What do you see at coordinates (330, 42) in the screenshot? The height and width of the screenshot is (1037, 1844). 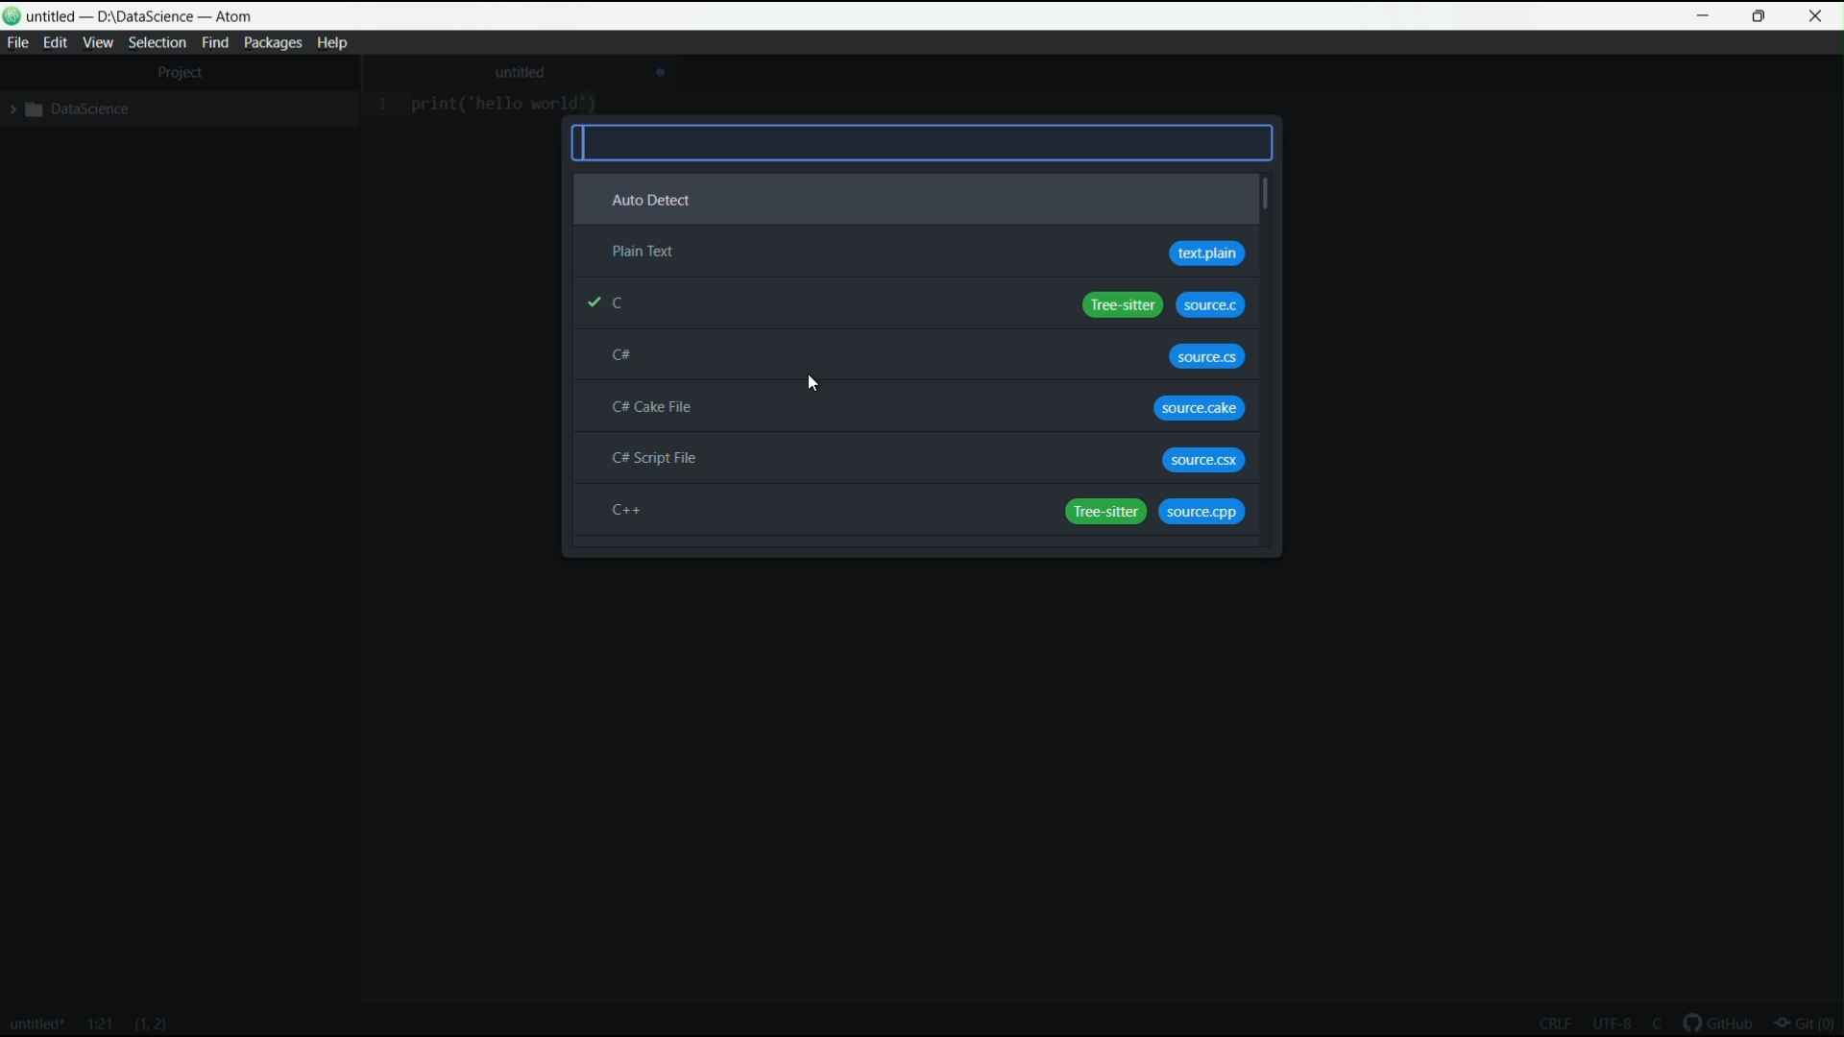 I see `help menu` at bounding box center [330, 42].